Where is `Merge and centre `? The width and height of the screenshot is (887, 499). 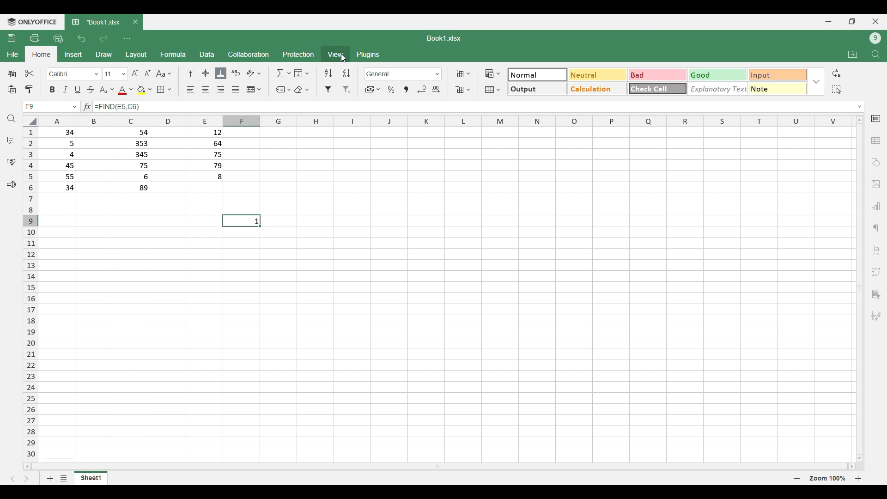
Merge and centre  is located at coordinates (253, 90).